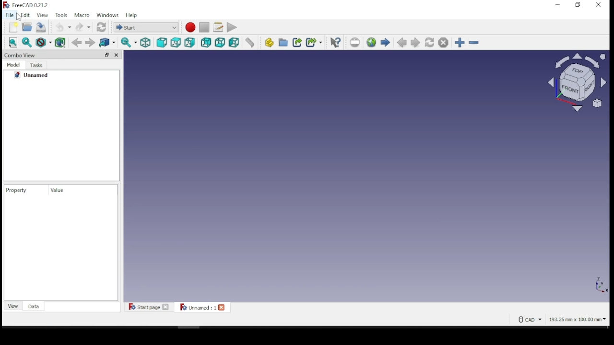 This screenshot has height=345, width=614. Describe the element at coordinates (206, 42) in the screenshot. I see `rear` at that location.